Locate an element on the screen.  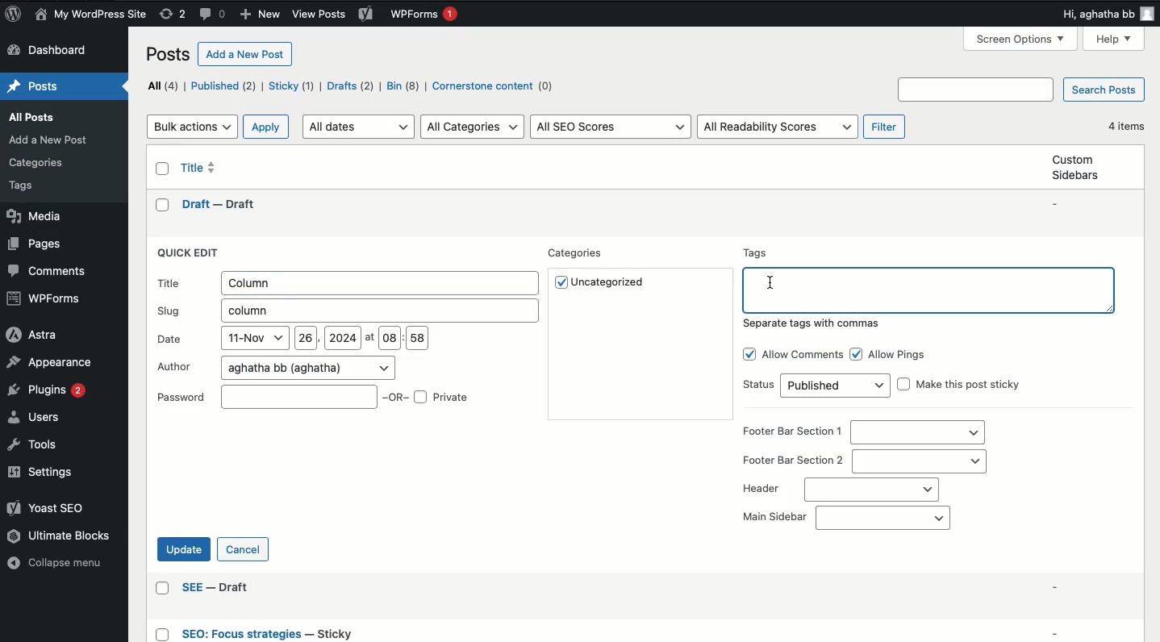
Search posts is located at coordinates (1103, 90).